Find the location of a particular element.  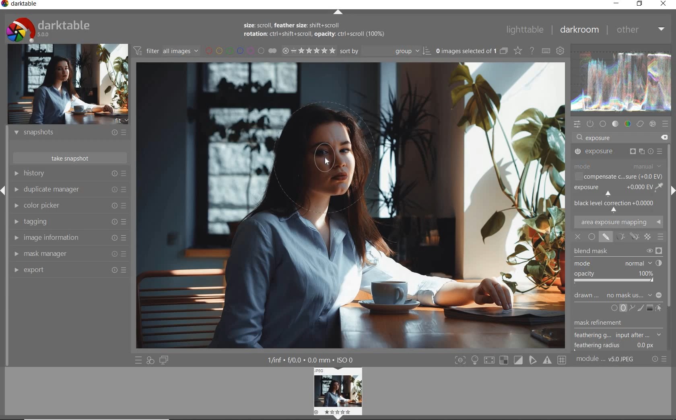

base is located at coordinates (603, 124).